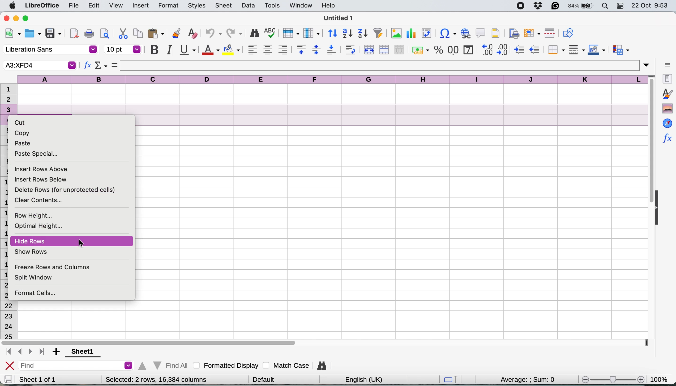 Image resolution: width=676 pixels, height=386 pixels. Describe the element at coordinates (81, 244) in the screenshot. I see `cursor` at that location.